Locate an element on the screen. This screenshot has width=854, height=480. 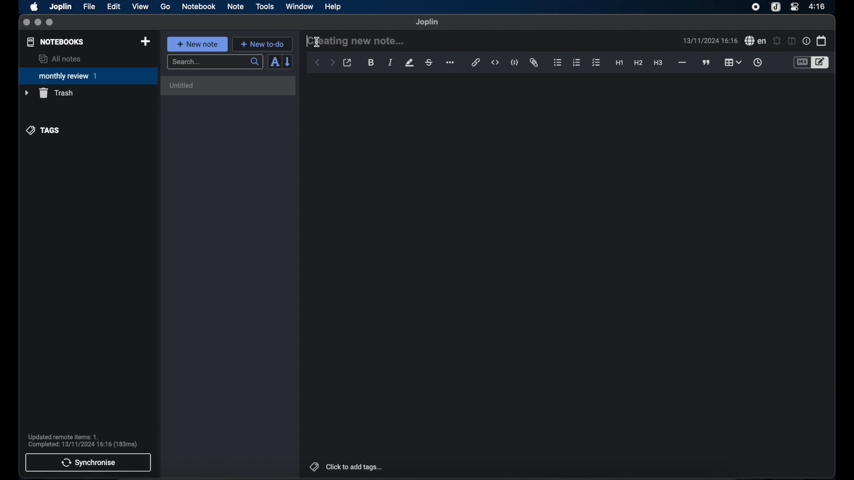
synchronise is located at coordinates (88, 462).